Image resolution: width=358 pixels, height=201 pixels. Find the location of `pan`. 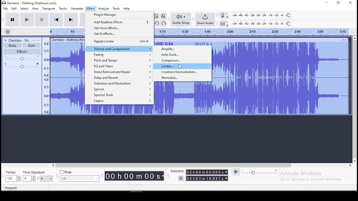

pan is located at coordinates (22, 65).